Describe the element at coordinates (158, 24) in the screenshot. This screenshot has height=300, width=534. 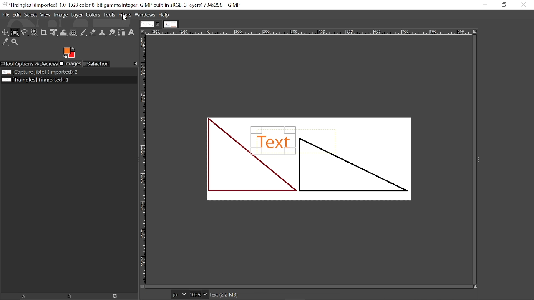
I see `Close current tab` at that location.